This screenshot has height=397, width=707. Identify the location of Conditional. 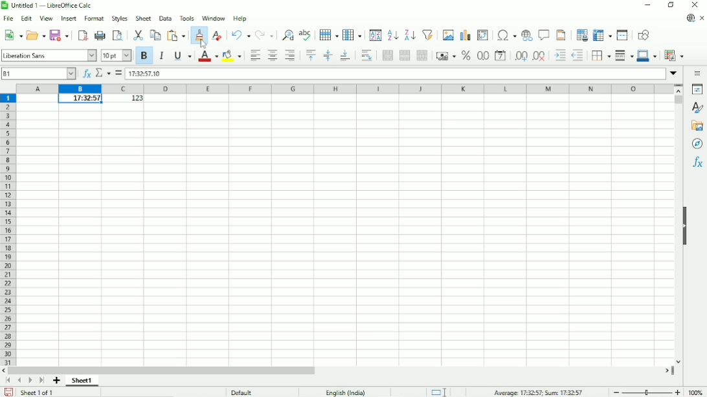
(675, 54).